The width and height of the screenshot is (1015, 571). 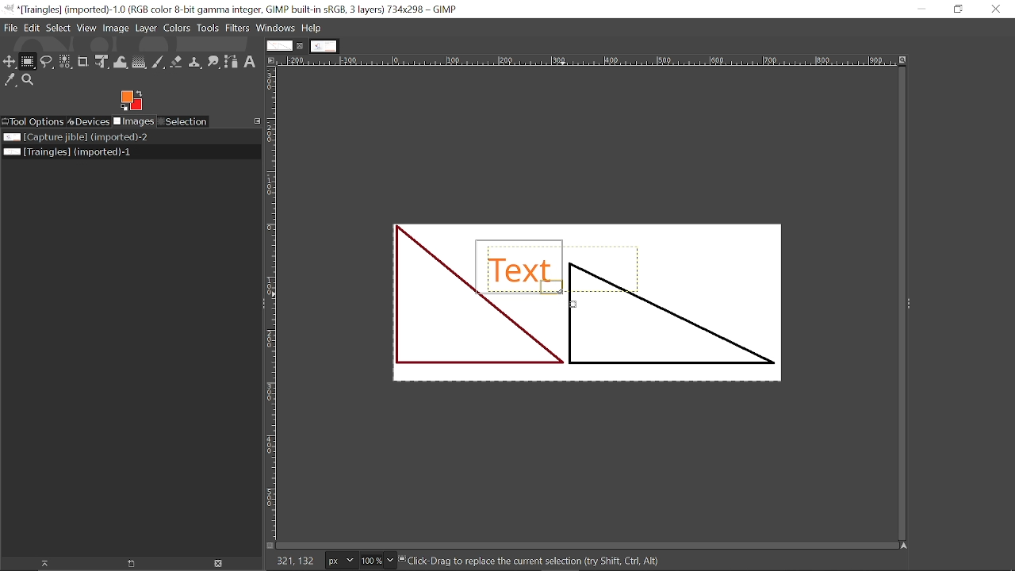 What do you see at coordinates (301, 45) in the screenshot?
I see `Close current tab` at bounding box center [301, 45].